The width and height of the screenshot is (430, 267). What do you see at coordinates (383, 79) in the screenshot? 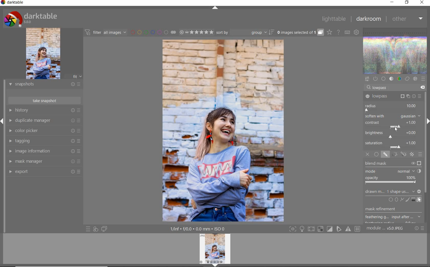
I see `base` at bounding box center [383, 79].